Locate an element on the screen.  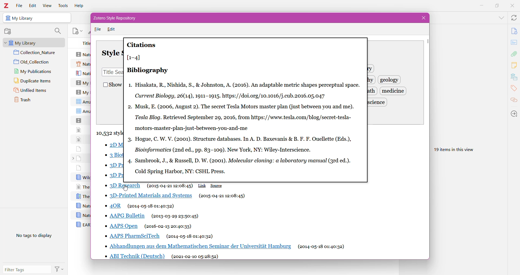
(2016-02-13 20:40:33) is located at coordinates (168, 226).